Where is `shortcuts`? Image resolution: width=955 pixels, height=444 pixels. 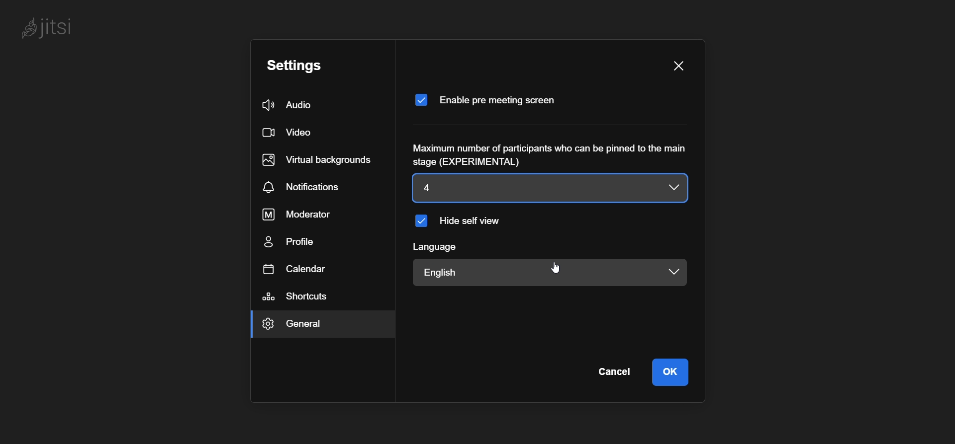
shortcuts is located at coordinates (300, 297).